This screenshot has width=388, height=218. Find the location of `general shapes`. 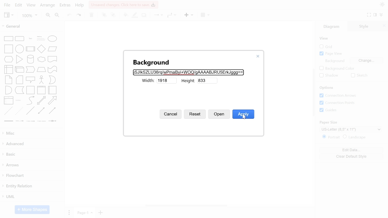

general shapes is located at coordinates (9, 69).